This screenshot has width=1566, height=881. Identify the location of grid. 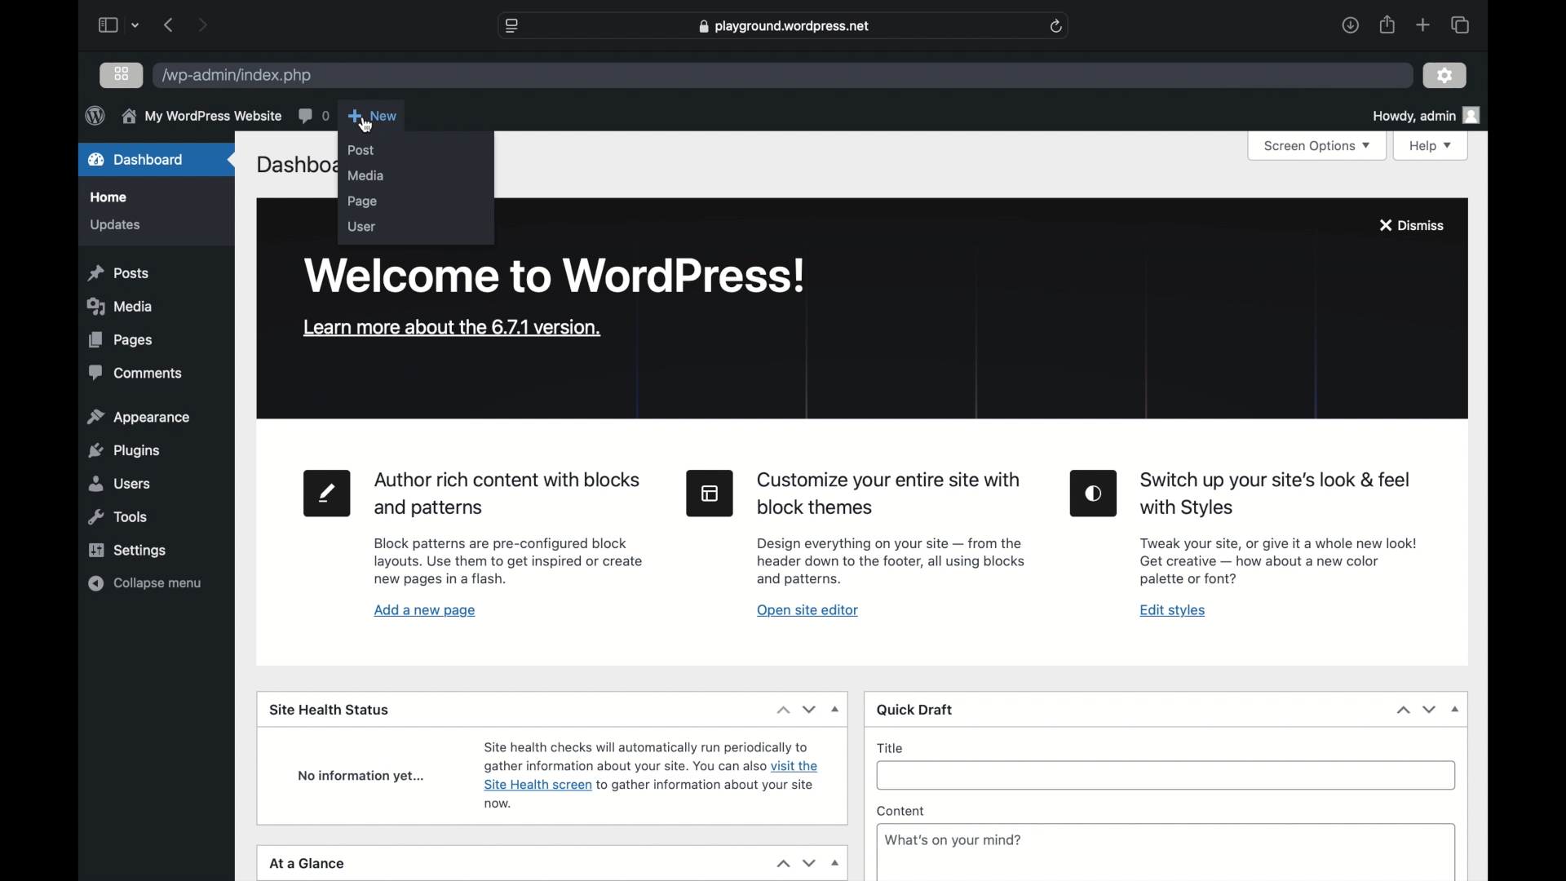
(122, 73).